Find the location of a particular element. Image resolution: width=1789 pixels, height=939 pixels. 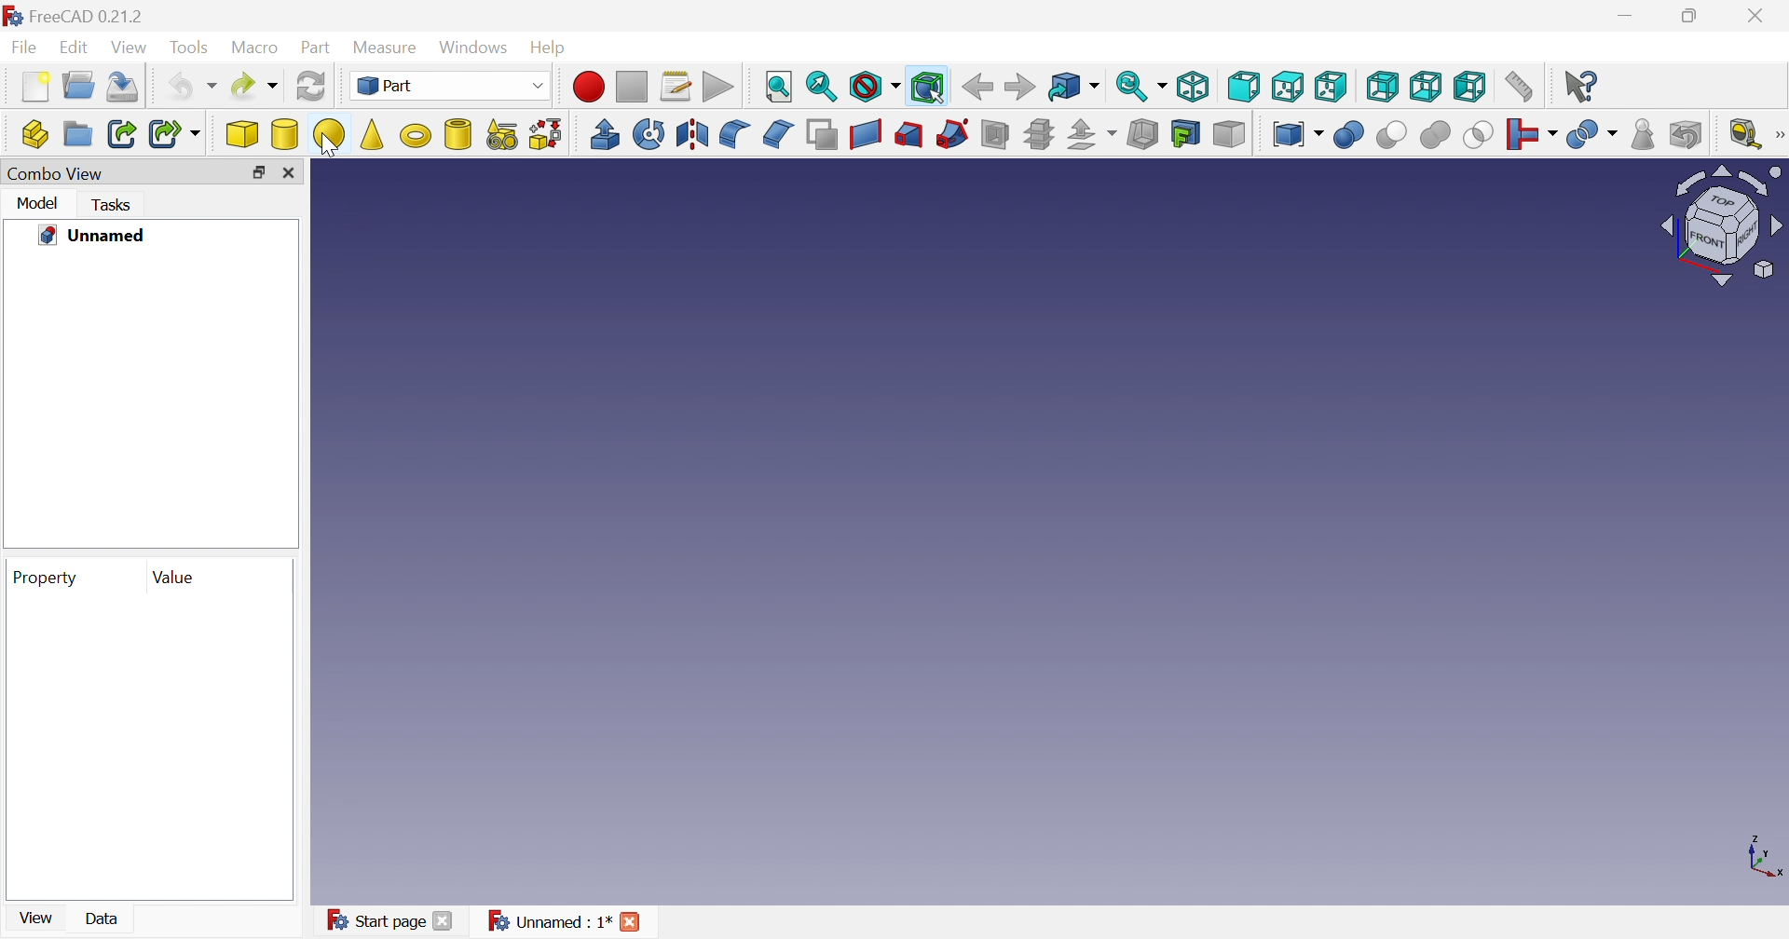

Model is located at coordinates (38, 203).